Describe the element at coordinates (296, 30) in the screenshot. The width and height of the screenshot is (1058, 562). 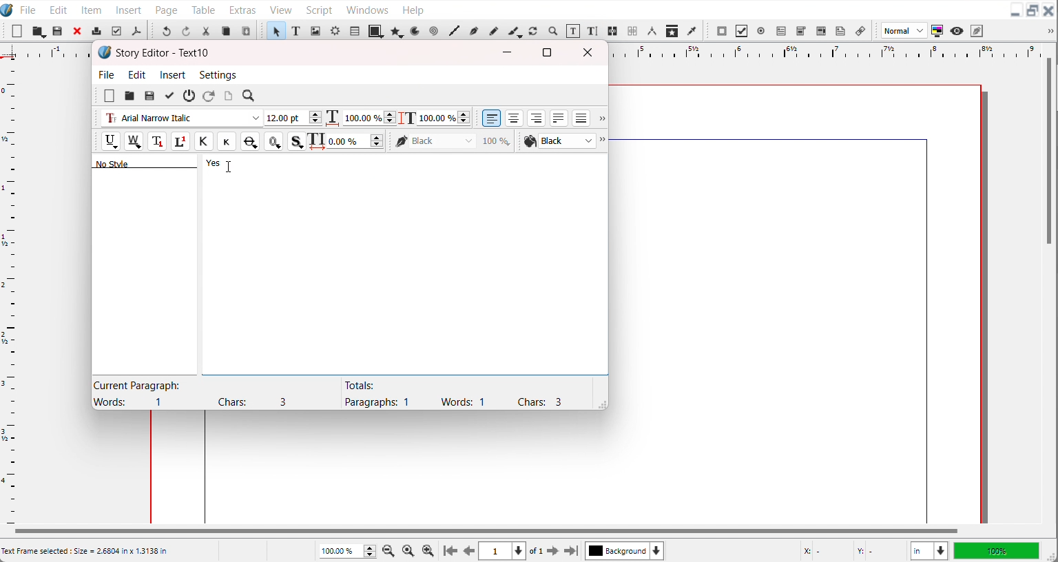
I see `Text Frame` at that location.